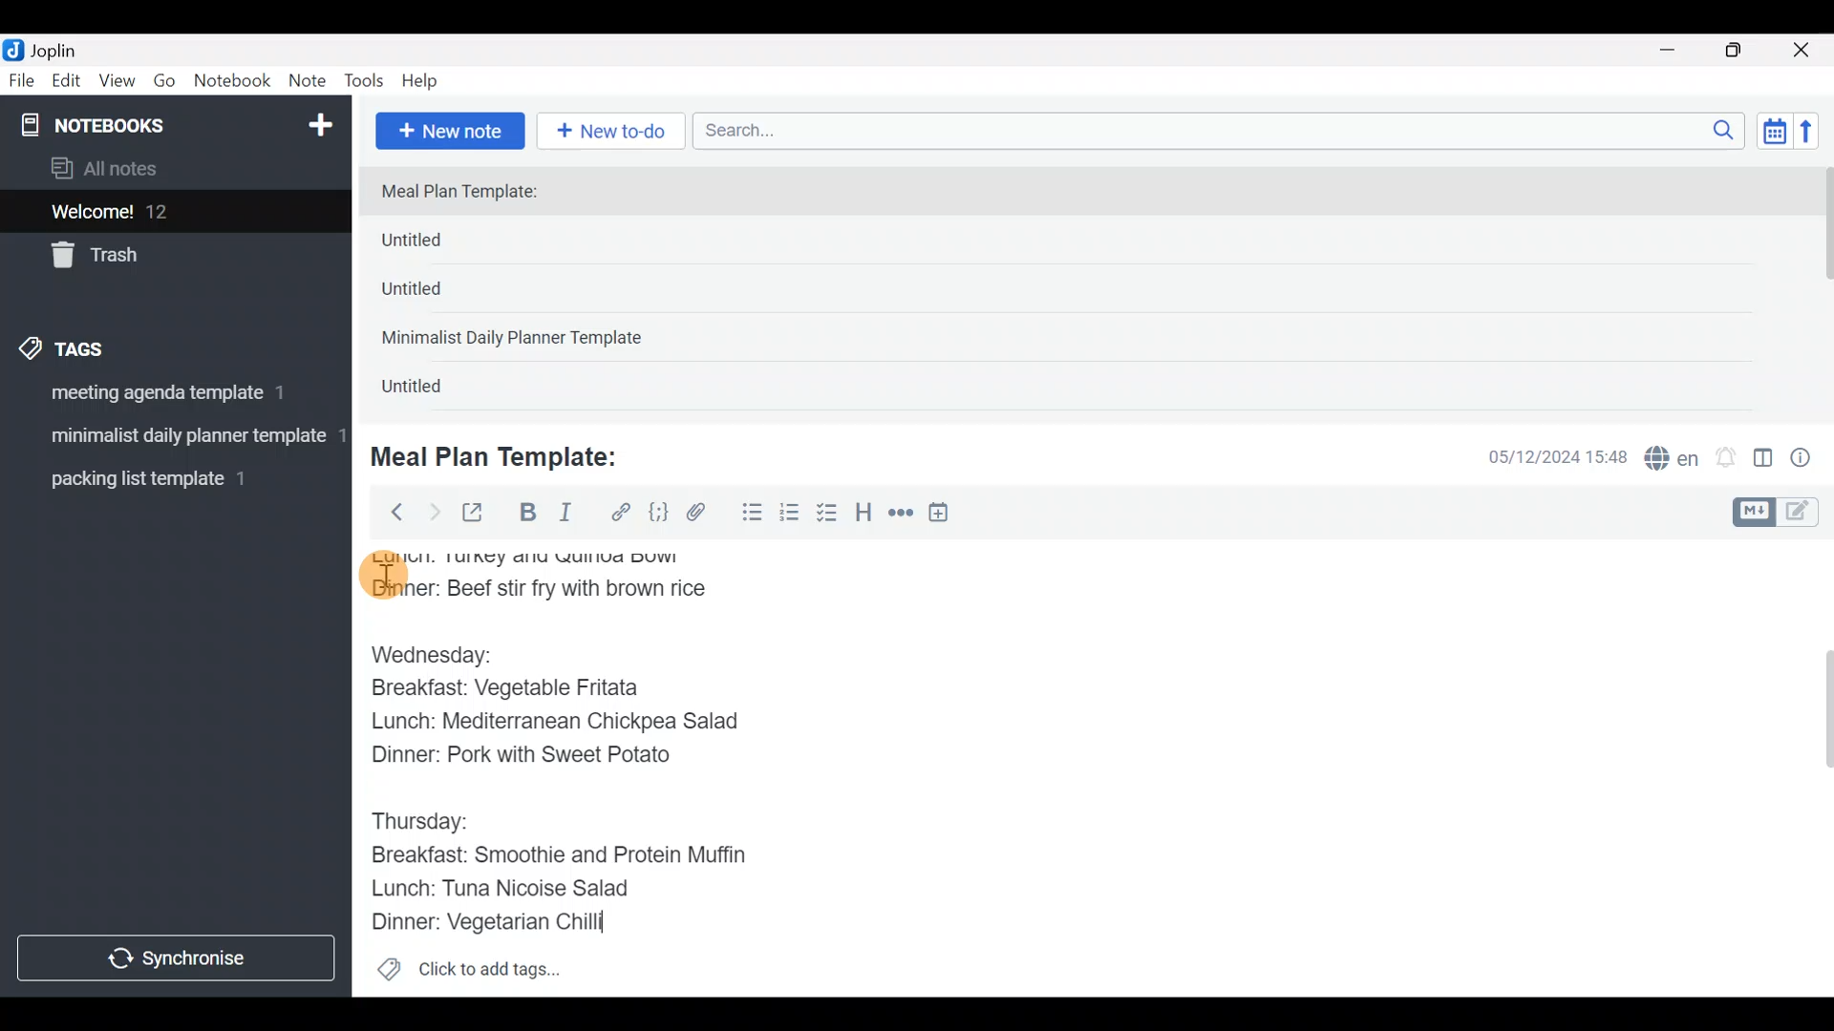 This screenshot has height=1031, width=1834. Describe the element at coordinates (440, 653) in the screenshot. I see `Wednesday:` at that location.